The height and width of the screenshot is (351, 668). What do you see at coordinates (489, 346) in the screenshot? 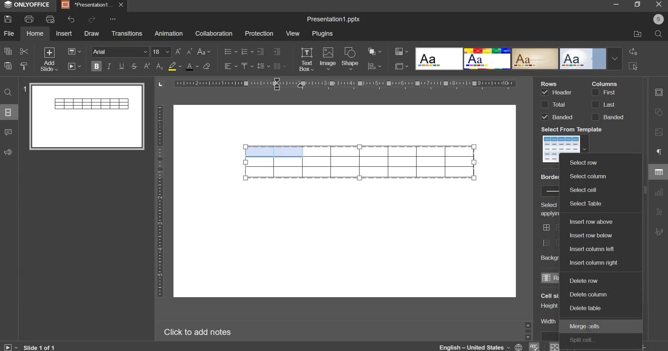
I see `language & spelling` at bounding box center [489, 346].